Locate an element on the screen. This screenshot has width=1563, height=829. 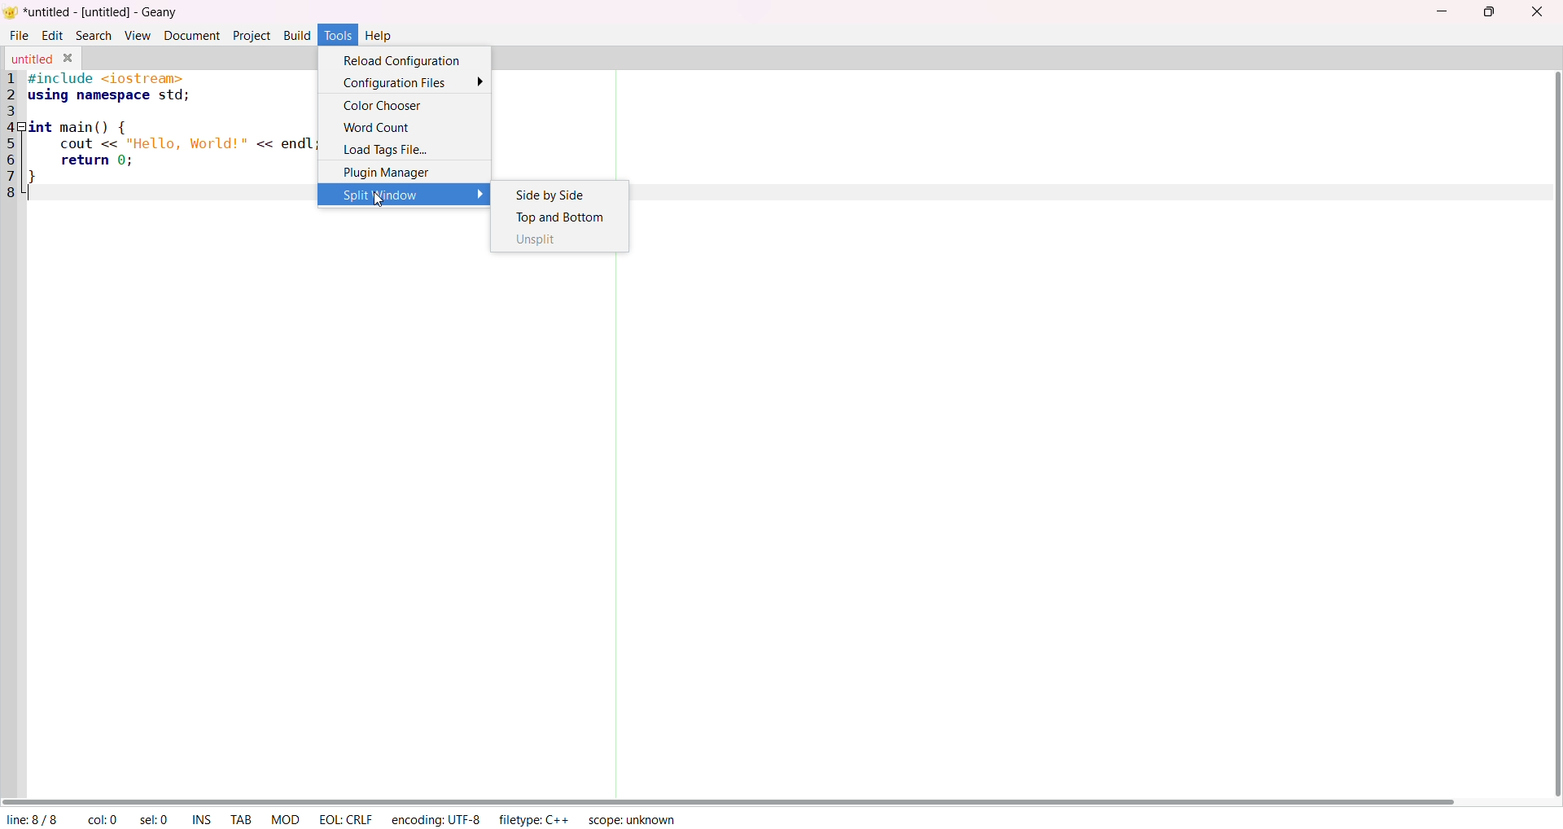
selected is located at coordinates (156, 818).